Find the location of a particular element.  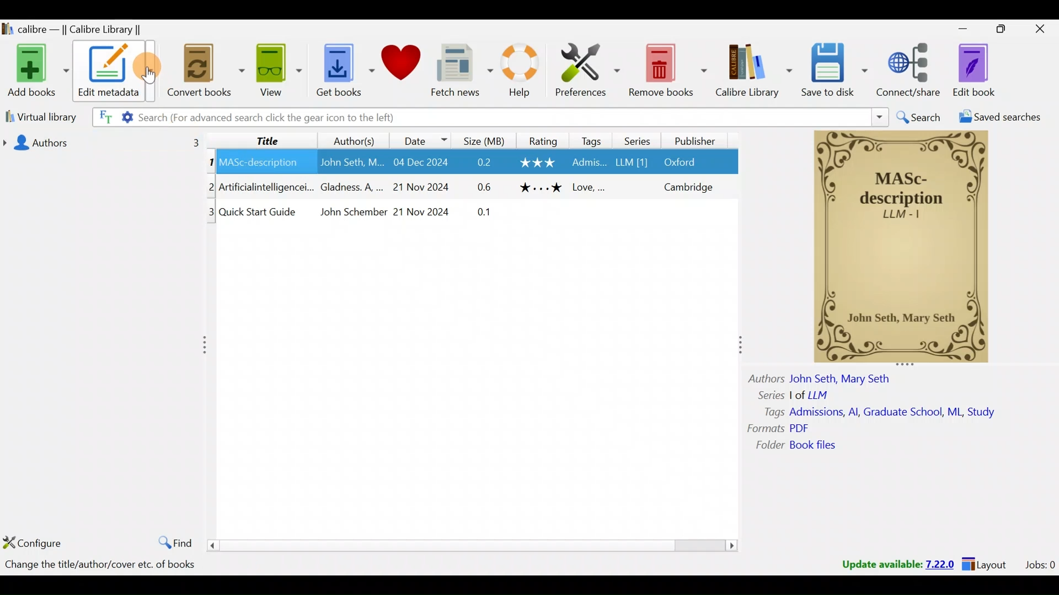

Books count is located at coordinates (113, 565).